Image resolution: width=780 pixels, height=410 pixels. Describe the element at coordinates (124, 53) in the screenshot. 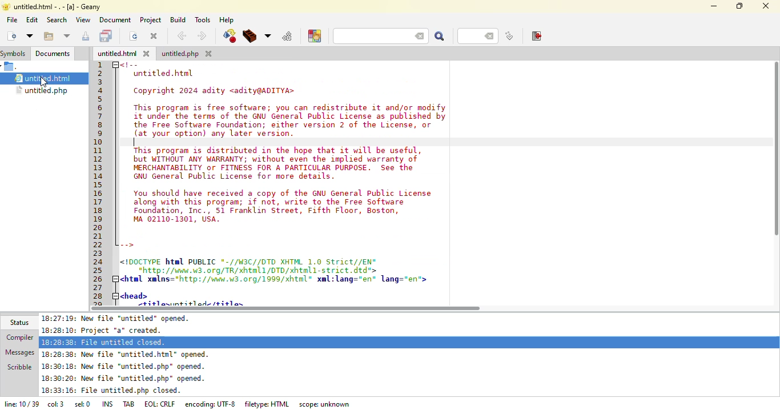

I see `untitled. html` at that location.